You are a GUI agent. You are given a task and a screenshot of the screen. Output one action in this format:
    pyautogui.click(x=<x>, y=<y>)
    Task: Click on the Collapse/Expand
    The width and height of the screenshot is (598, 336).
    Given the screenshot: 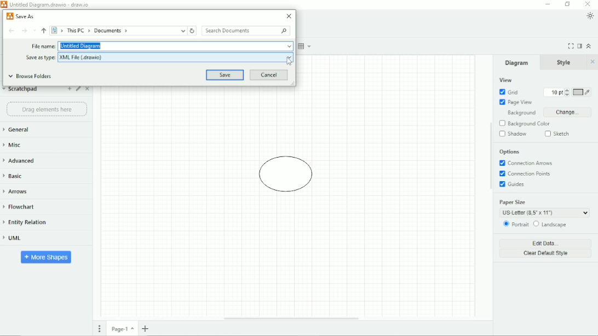 What is the action you would take?
    pyautogui.click(x=590, y=46)
    